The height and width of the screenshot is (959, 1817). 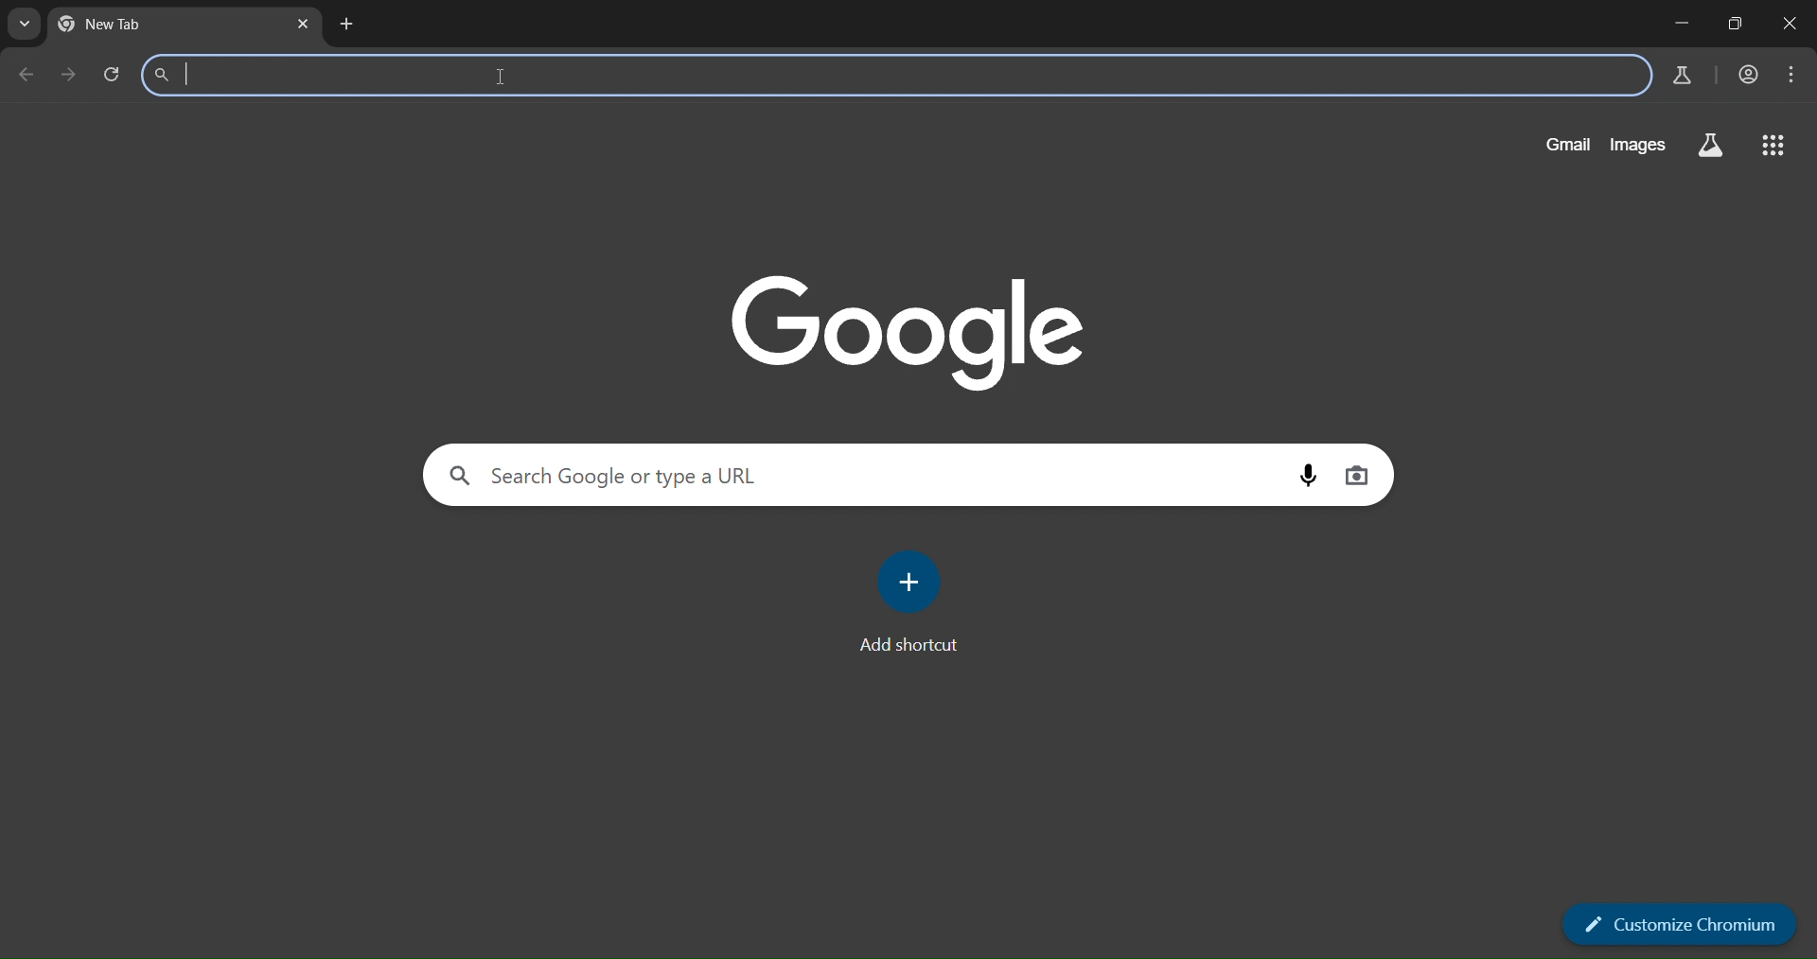 What do you see at coordinates (117, 76) in the screenshot?
I see `reload page` at bounding box center [117, 76].